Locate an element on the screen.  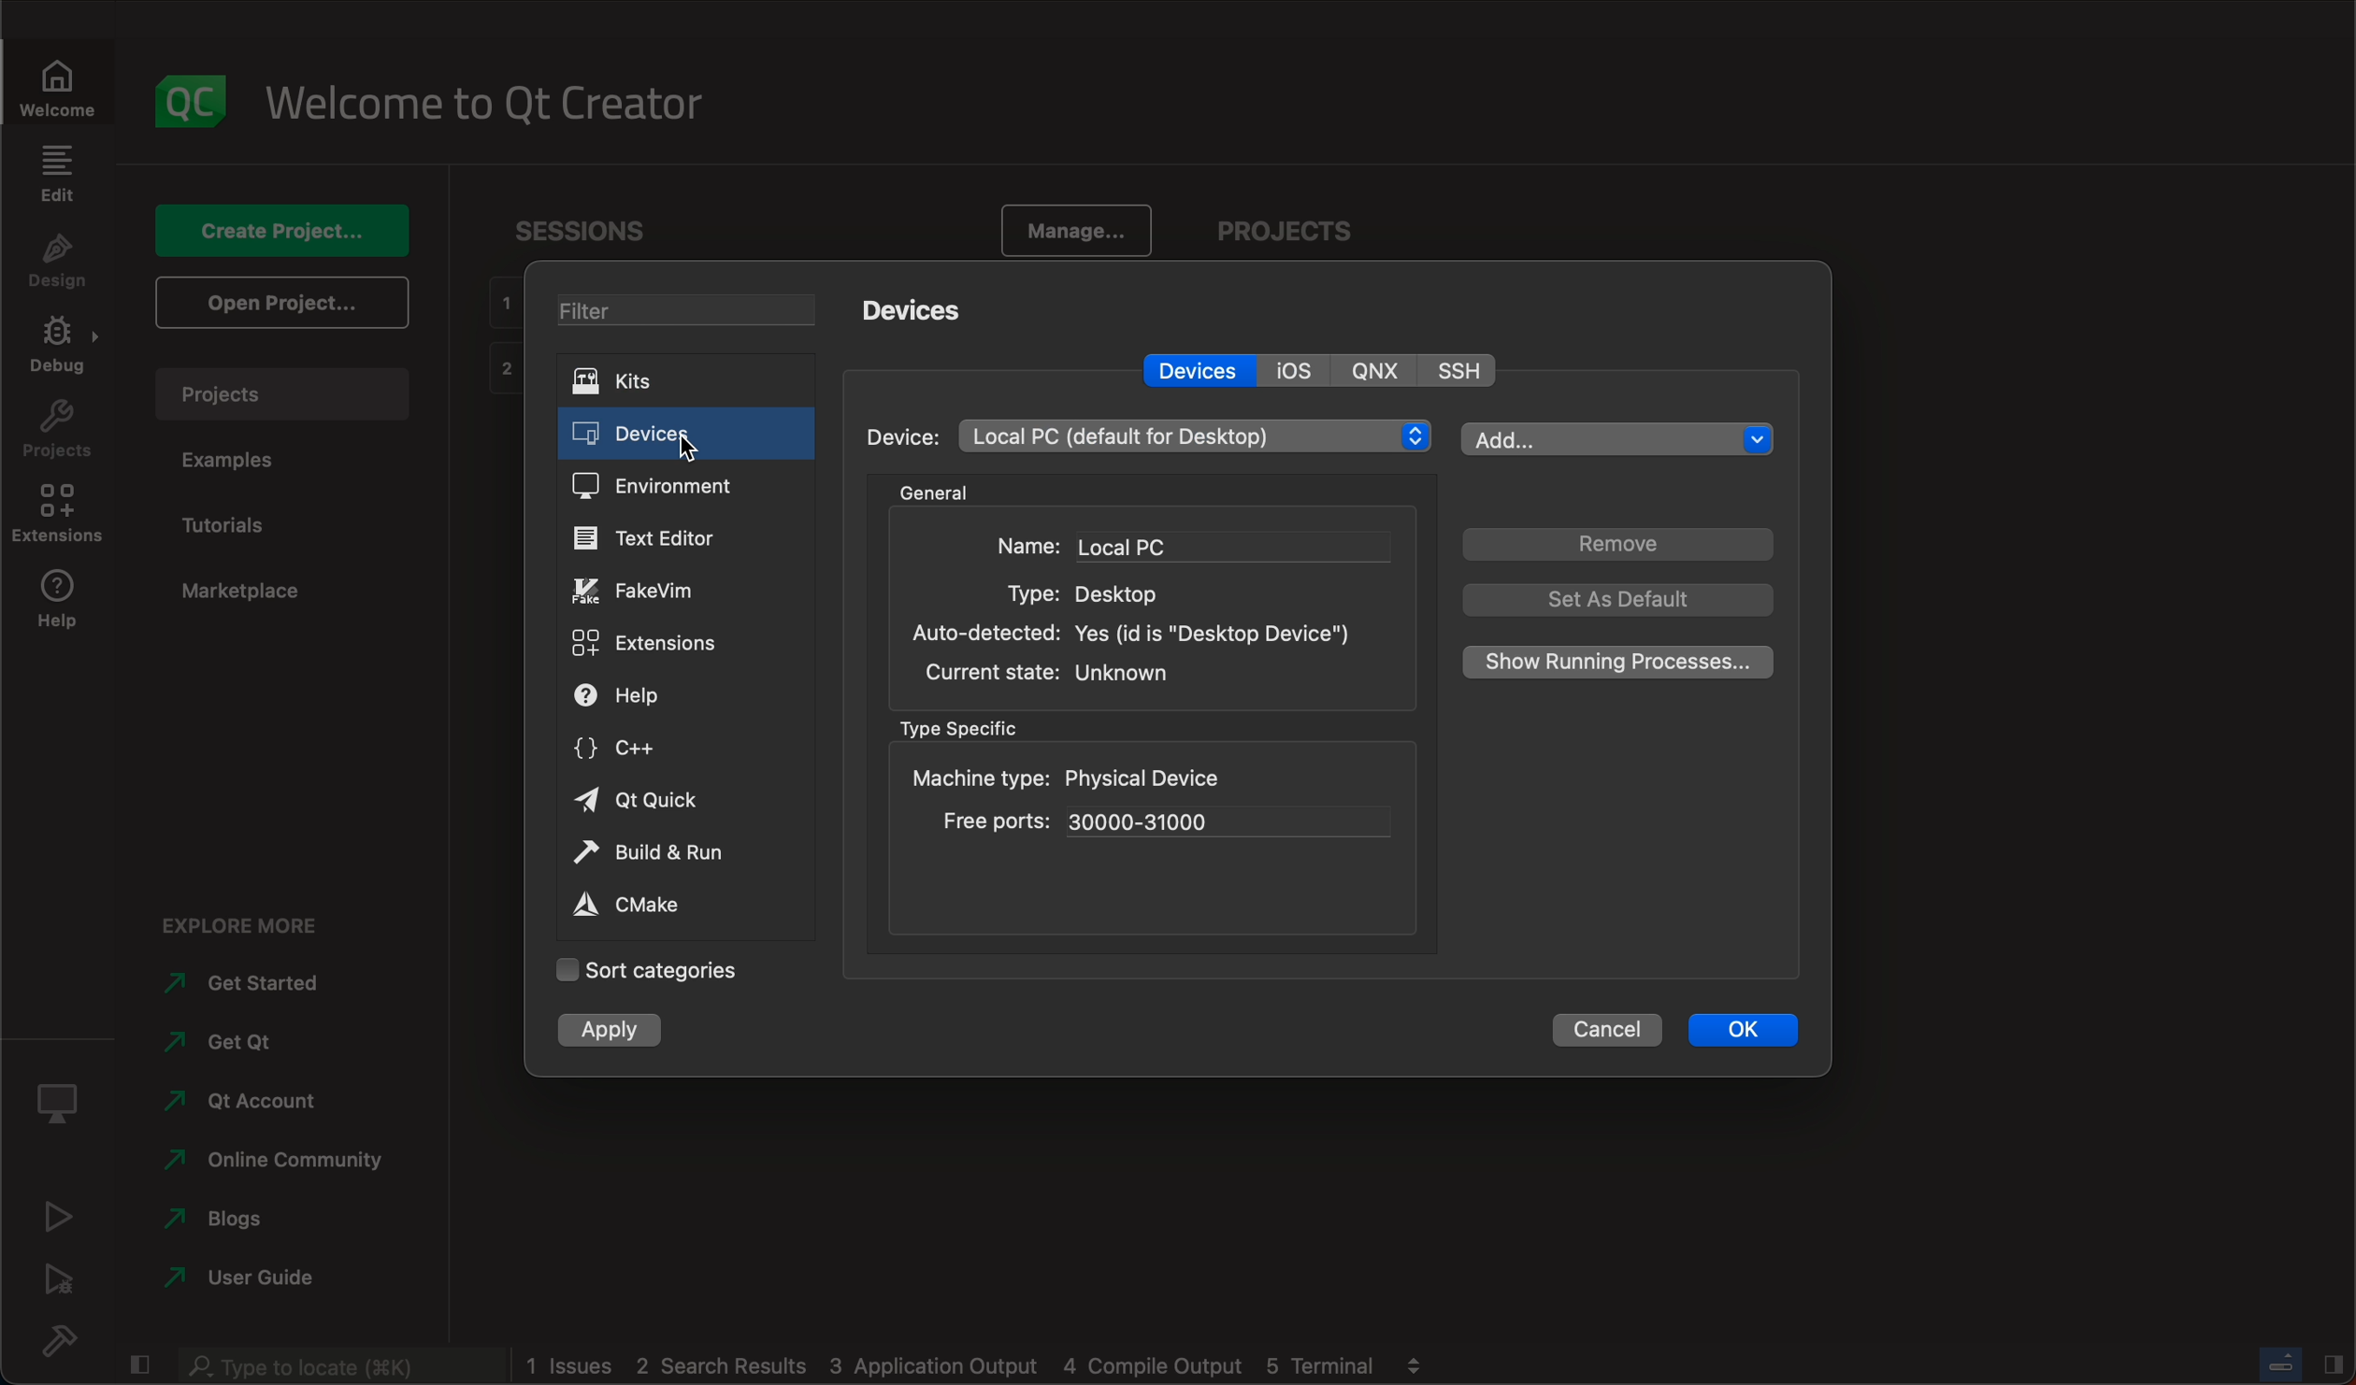
marketplace is located at coordinates (248, 593).